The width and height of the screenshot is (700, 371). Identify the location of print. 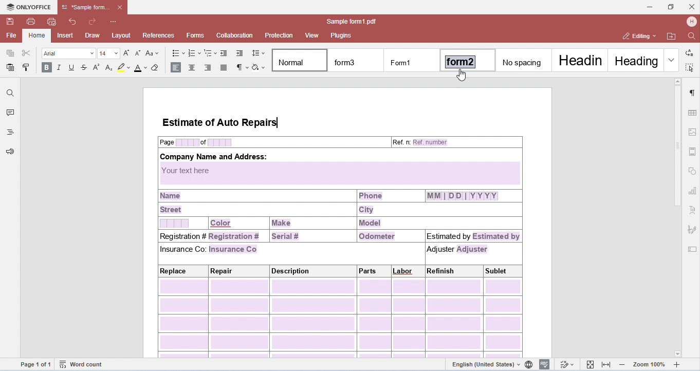
(32, 21).